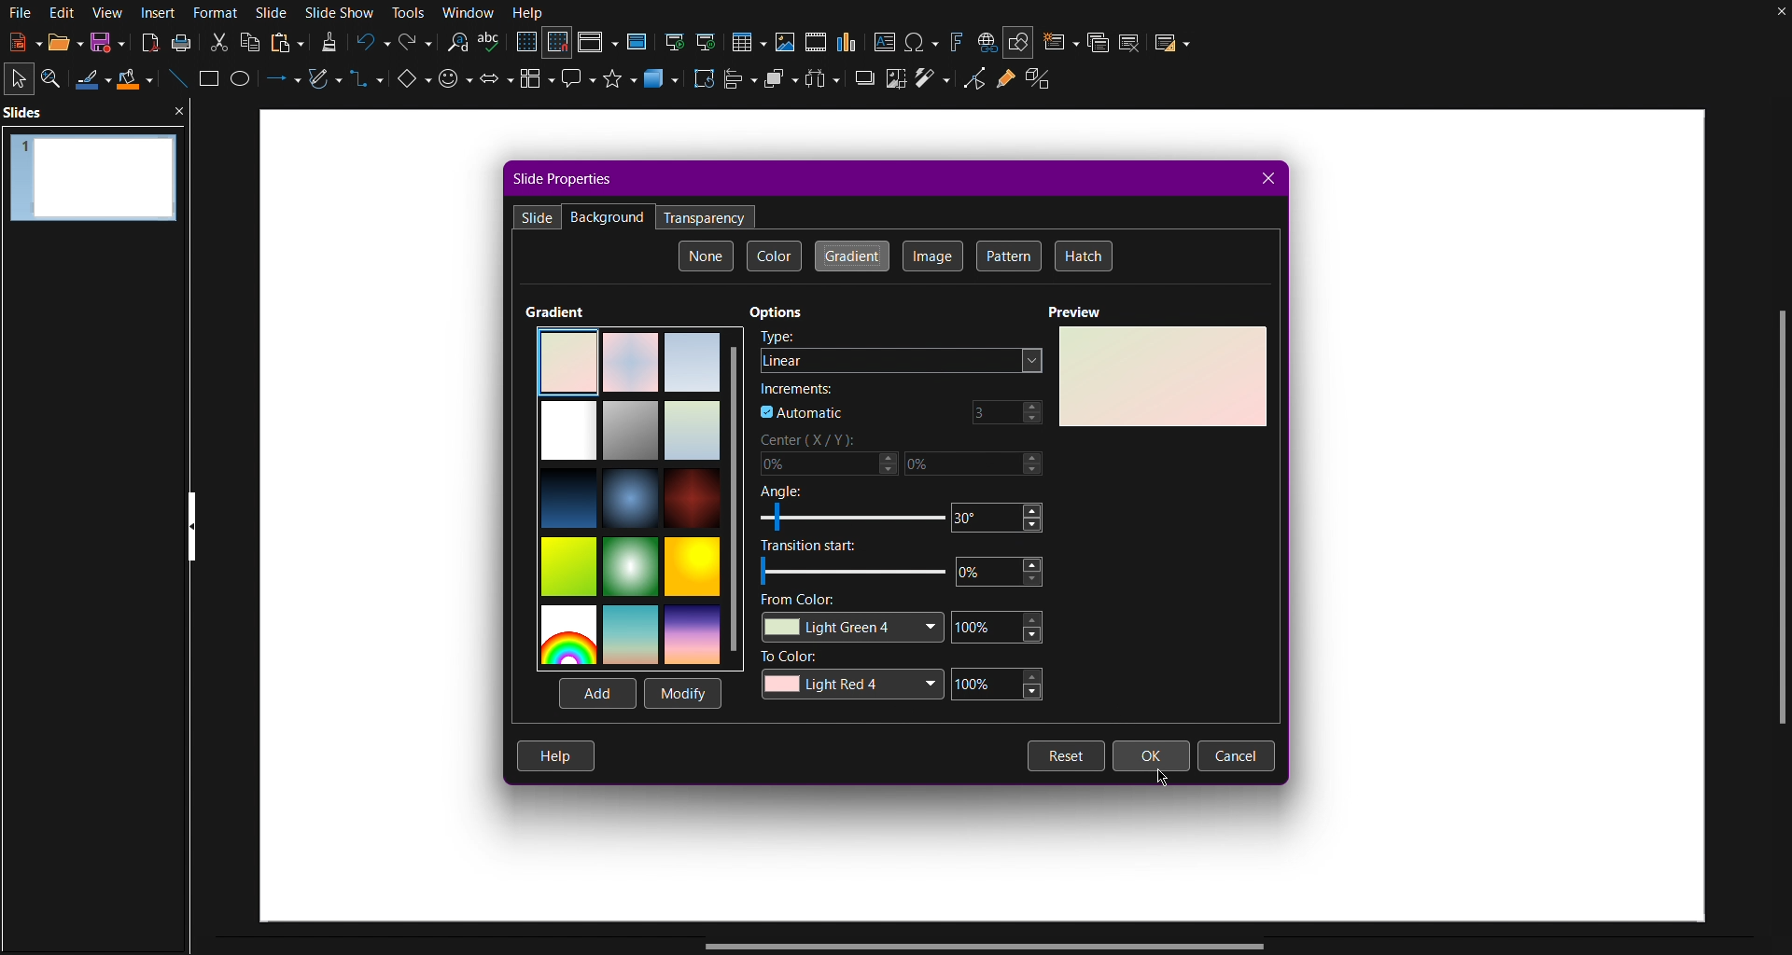 This screenshot has width=1792, height=955. I want to click on Reset, so click(1066, 756).